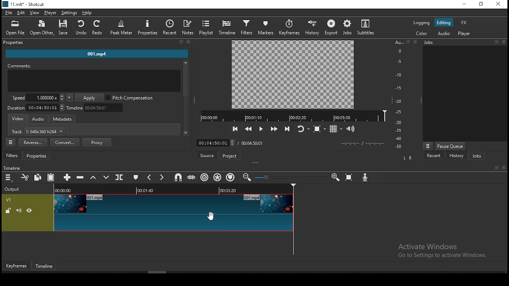 The height and width of the screenshot is (286, 509). What do you see at coordinates (148, 27) in the screenshot?
I see `properties` at bounding box center [148, 27].